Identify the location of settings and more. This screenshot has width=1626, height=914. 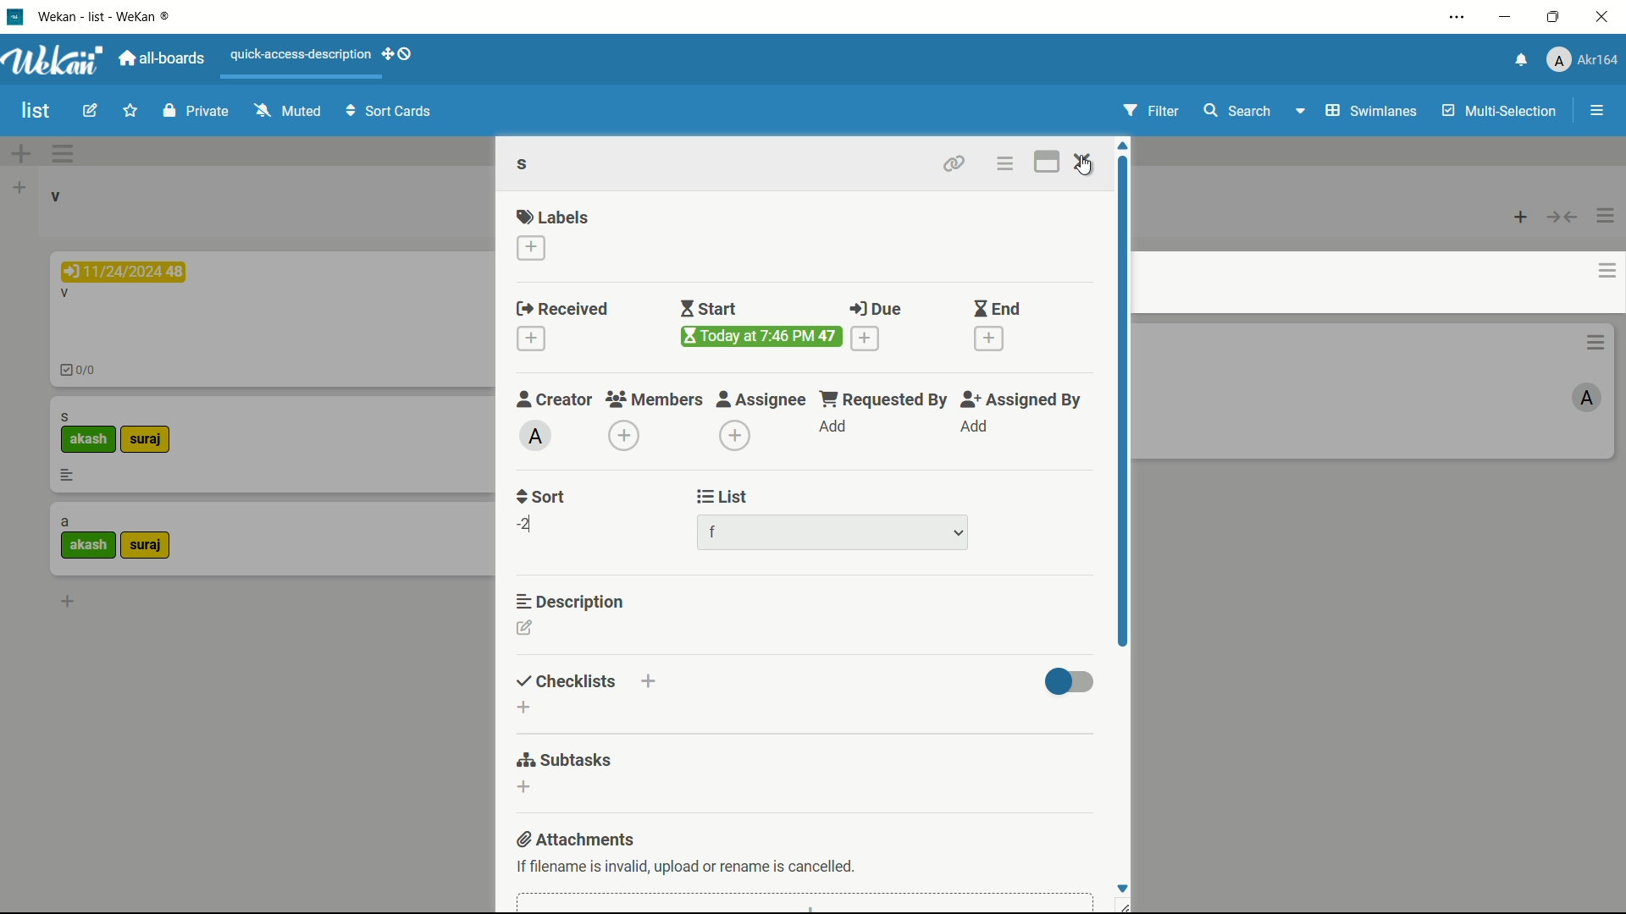
(1460, 17).